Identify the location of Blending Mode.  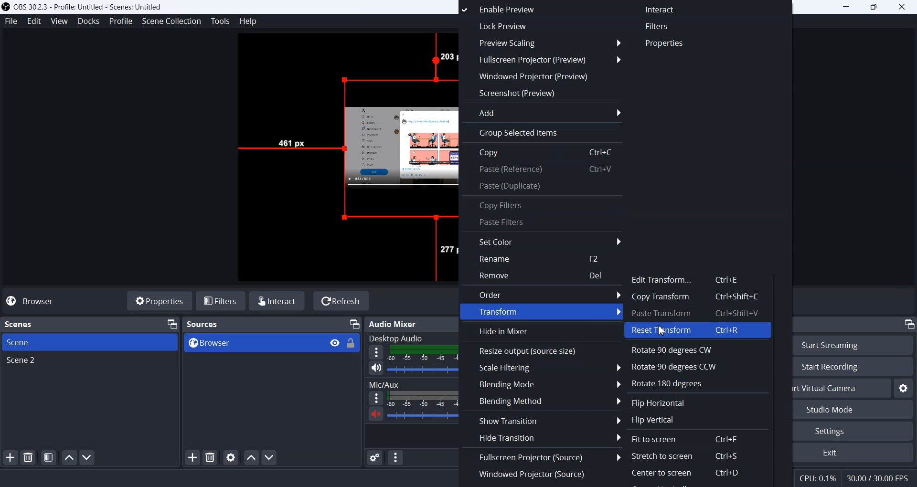
(541, 384).